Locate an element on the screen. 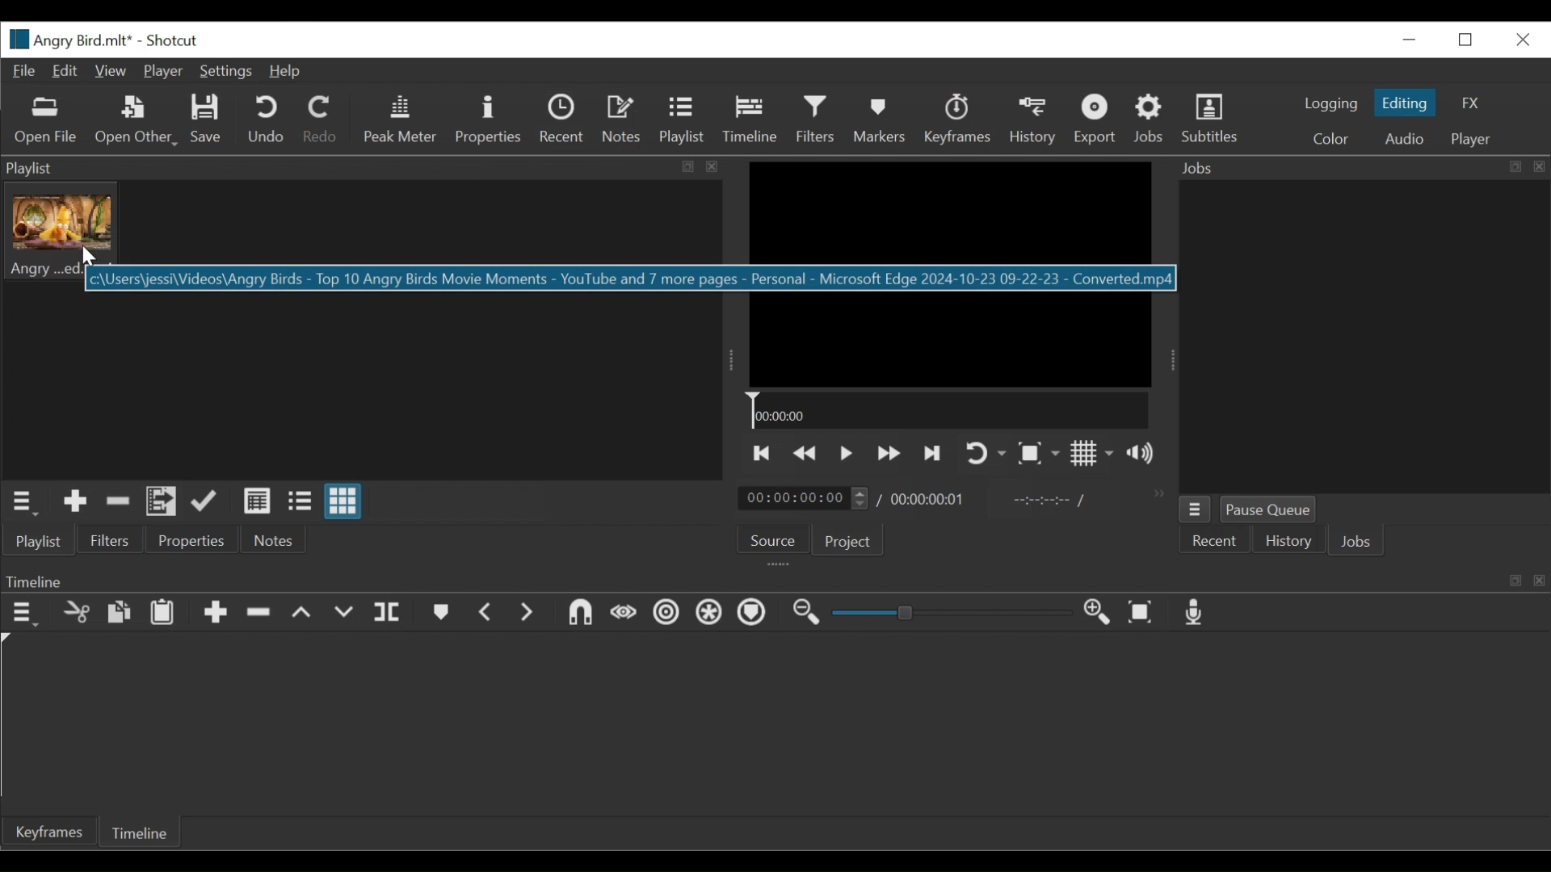  down is located at coordinates (349, 613).